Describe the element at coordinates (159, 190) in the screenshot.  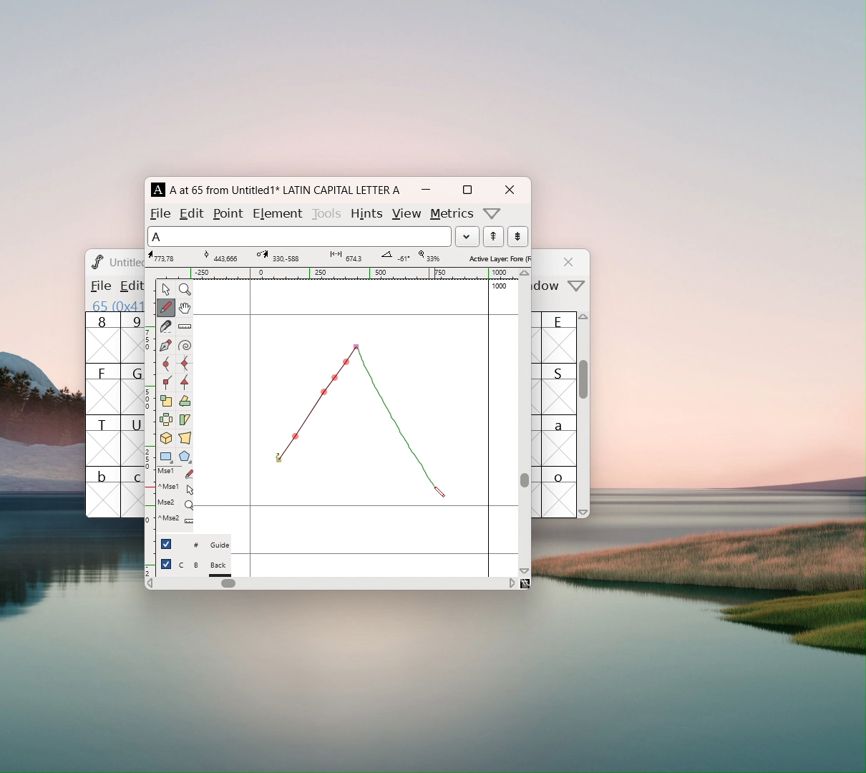
I see `A` at that location.